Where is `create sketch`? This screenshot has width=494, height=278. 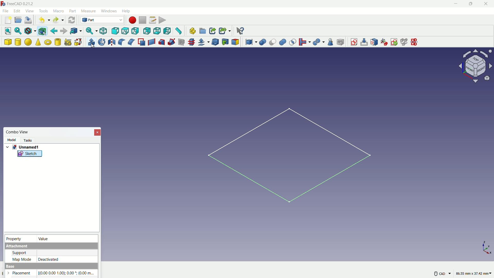 create sketch is located at coordinates (354, 41).